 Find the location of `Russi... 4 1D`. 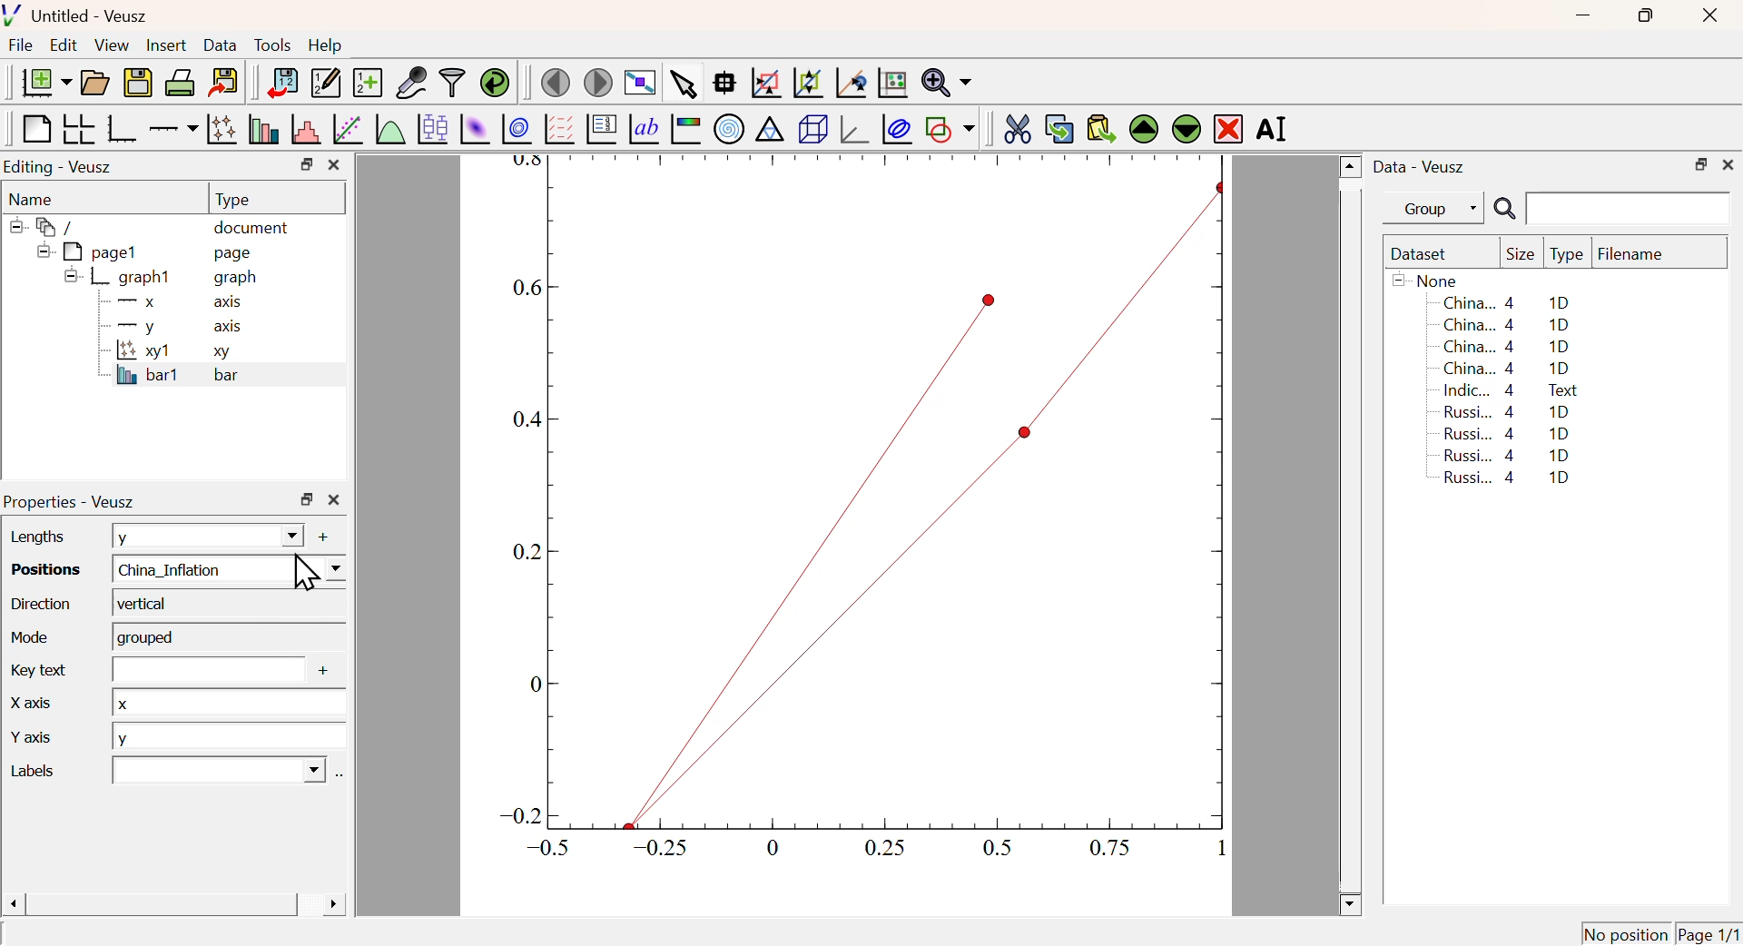

Russi... 4 1D is located at coordinates (1511, 479).